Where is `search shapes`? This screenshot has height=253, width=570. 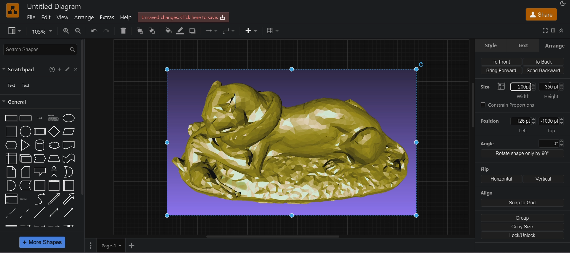
search shapes is located at coordinates (39, 50).